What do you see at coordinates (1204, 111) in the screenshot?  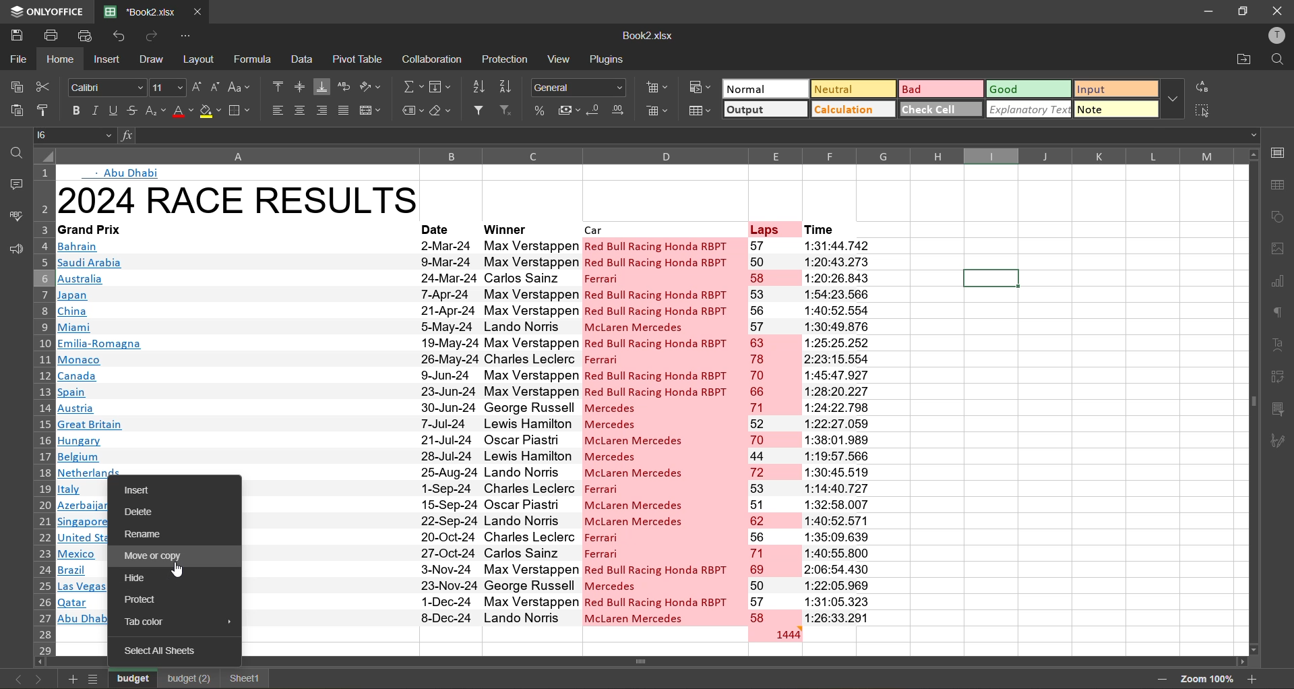 I see `select all` at bounding box center [1204, 111].